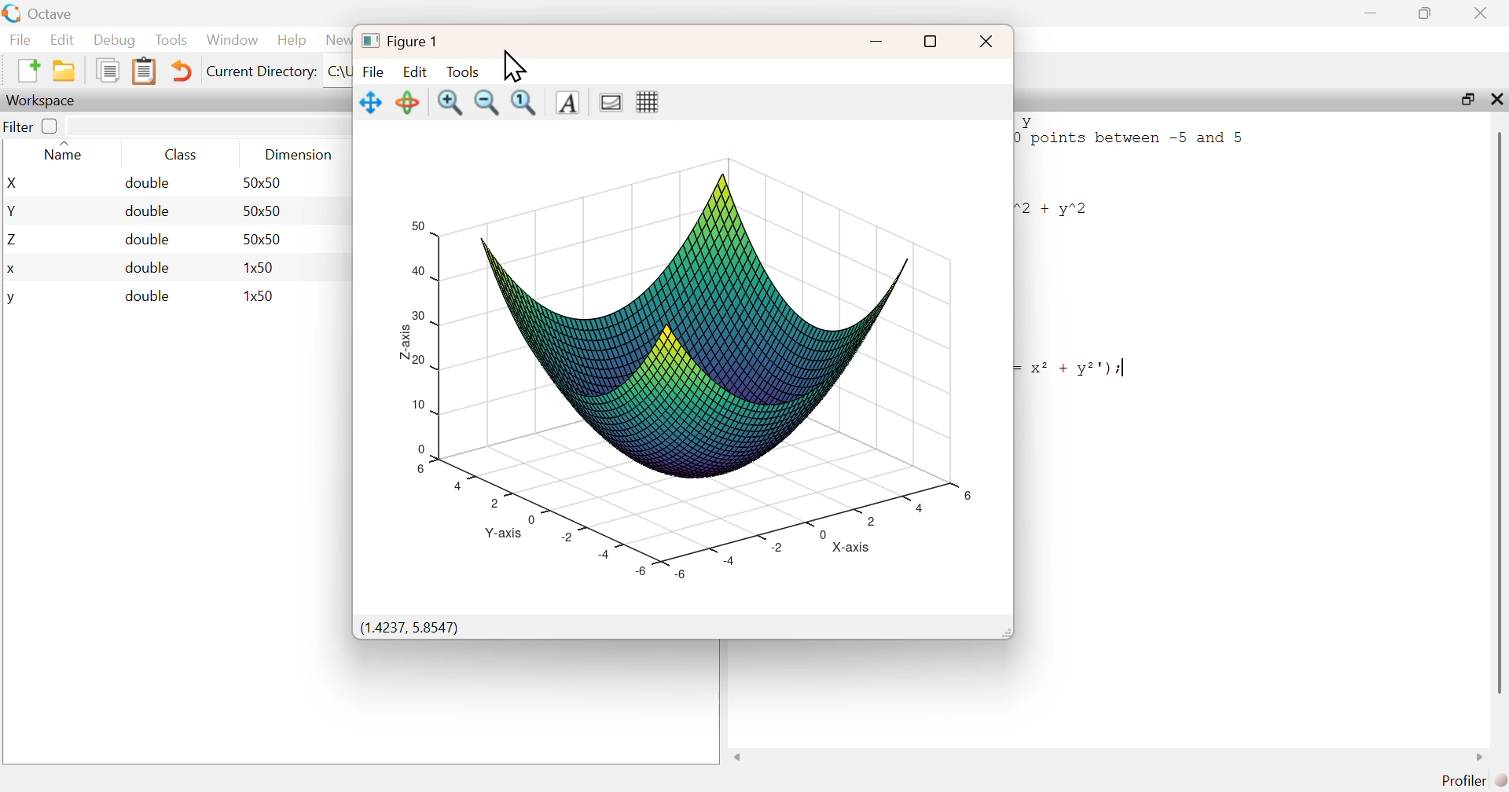 The image size is (1509, 792). What do you see at coordinates (415, 71) in the screenshot?
I see `Edit` at bounding box center [415, 71].